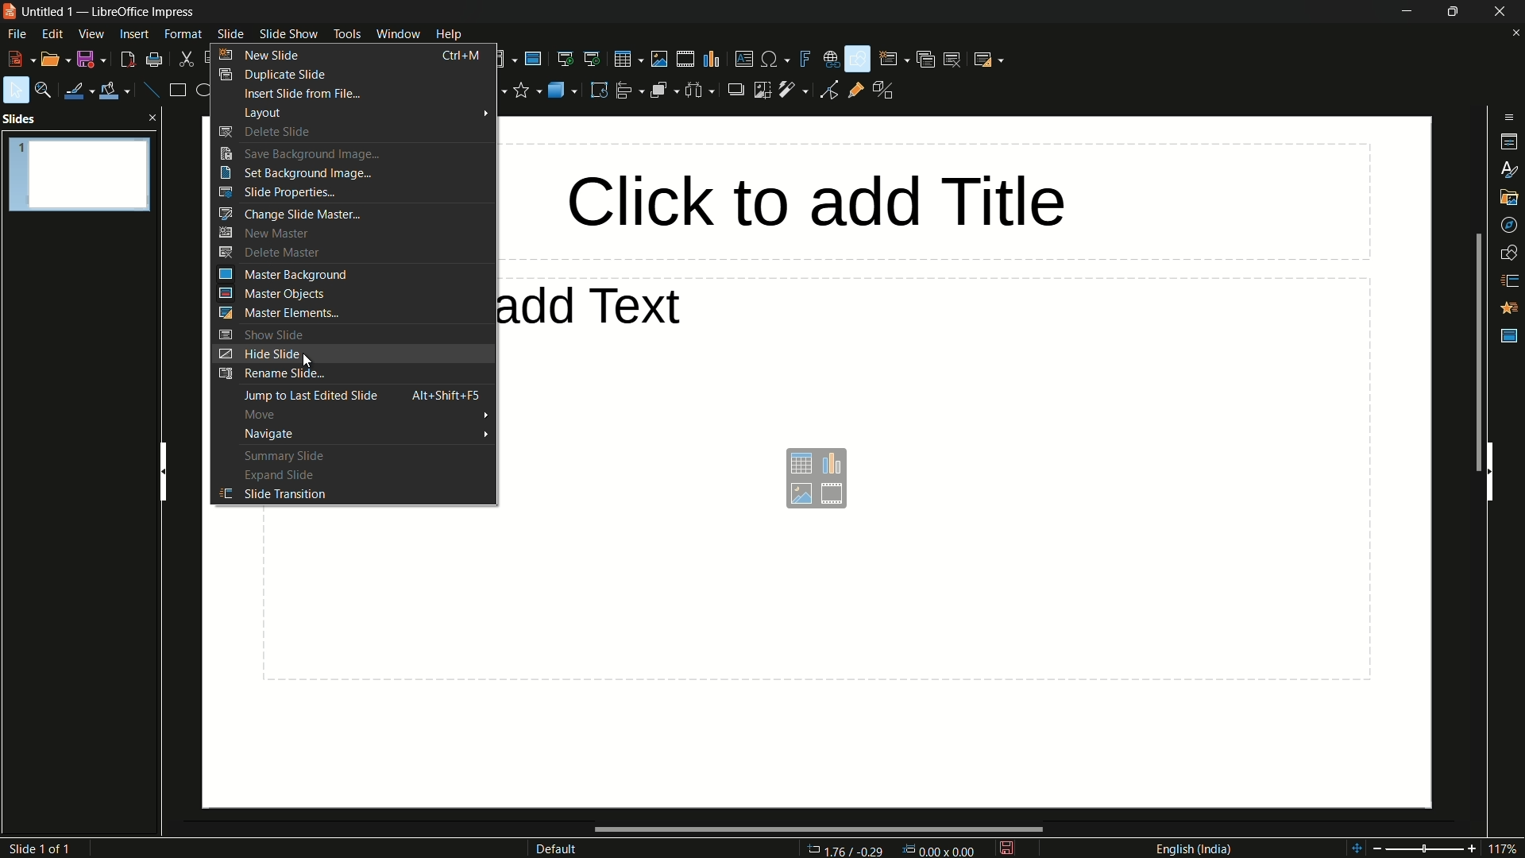 This screenshot has height=858, width=1525. What do you see at coordinates (1508, 251) in the screenshot?
I see `shapes` at bounding box center [1508, 251].